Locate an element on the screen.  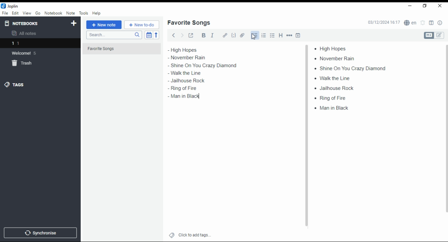
click to add tags is located at coordinates (195, 234).